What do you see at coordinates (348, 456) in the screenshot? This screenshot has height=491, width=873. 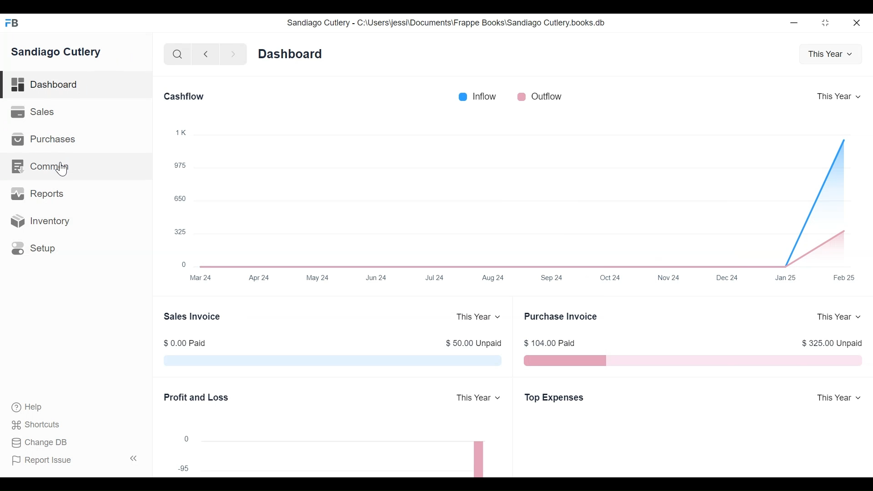 I see `The chart shows the profit (or loss) per month for a year` at bounding box center [348, 456].